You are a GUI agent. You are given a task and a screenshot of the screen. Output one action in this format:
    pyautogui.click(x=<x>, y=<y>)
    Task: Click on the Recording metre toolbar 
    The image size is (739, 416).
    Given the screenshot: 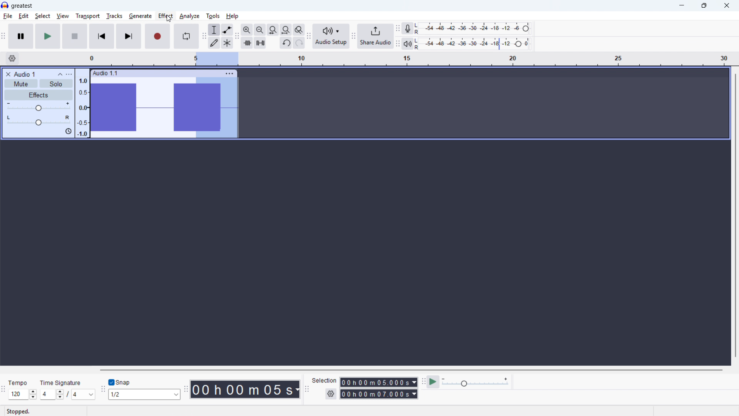 What is the action you would take?
    pyautogui.click(x=398, y=29)
    